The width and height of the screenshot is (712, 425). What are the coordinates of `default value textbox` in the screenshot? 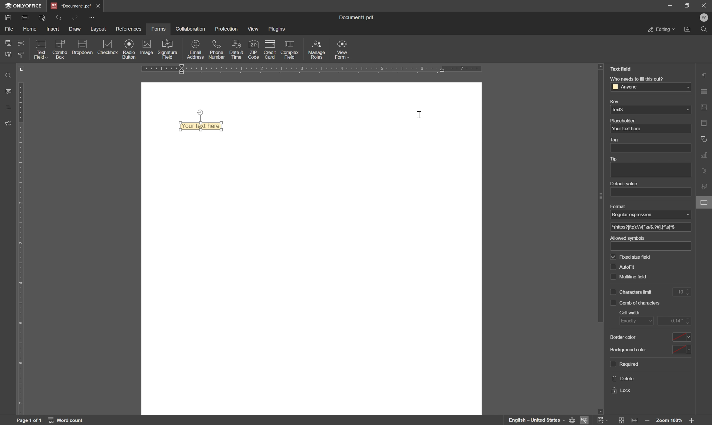 It's located at (652, 192).